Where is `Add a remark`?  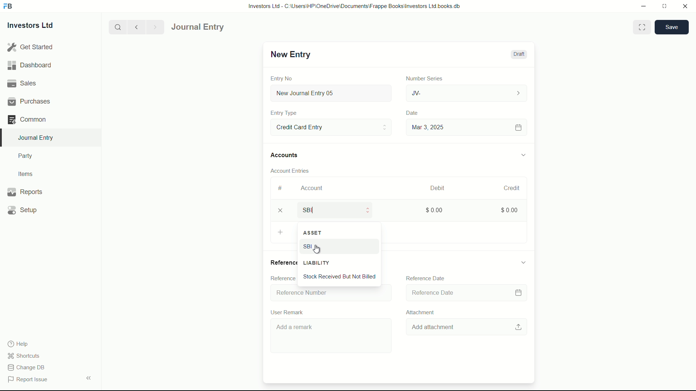 Add a remark is located at coordinates (332, 337).